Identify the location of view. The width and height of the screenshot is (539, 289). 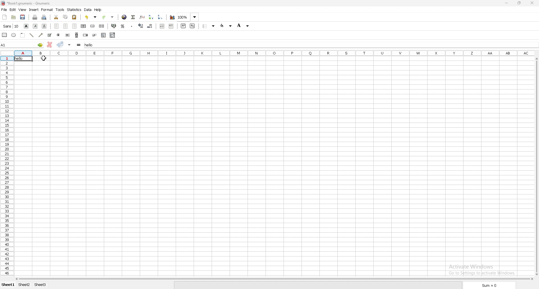
(22, 10).